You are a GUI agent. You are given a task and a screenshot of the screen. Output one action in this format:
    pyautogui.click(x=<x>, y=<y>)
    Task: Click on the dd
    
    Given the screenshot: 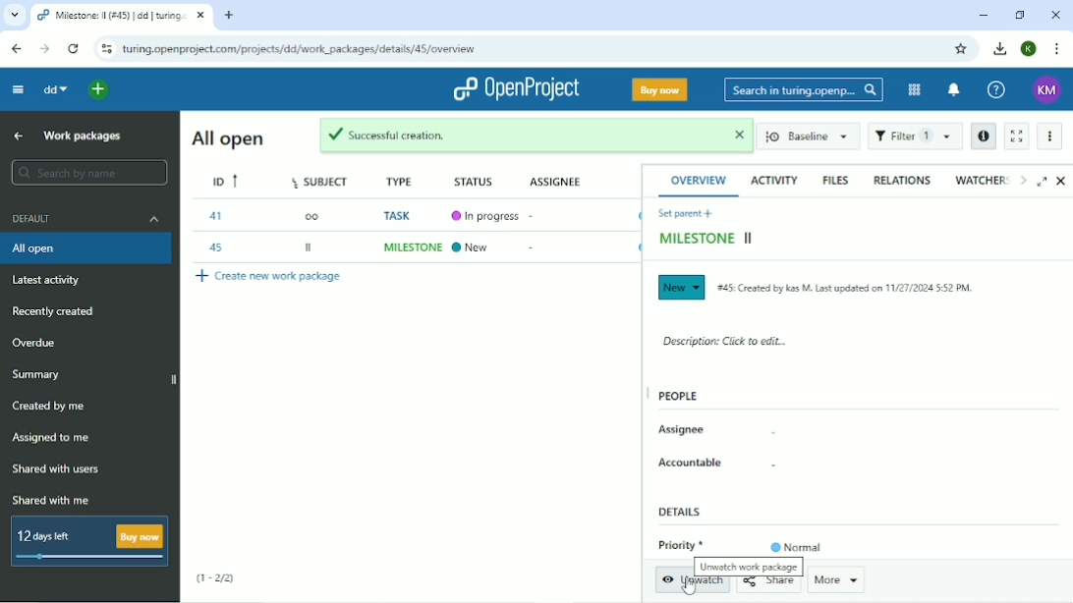 What is the action you would take?
    pyautogui.click(x=56, y=89)
    